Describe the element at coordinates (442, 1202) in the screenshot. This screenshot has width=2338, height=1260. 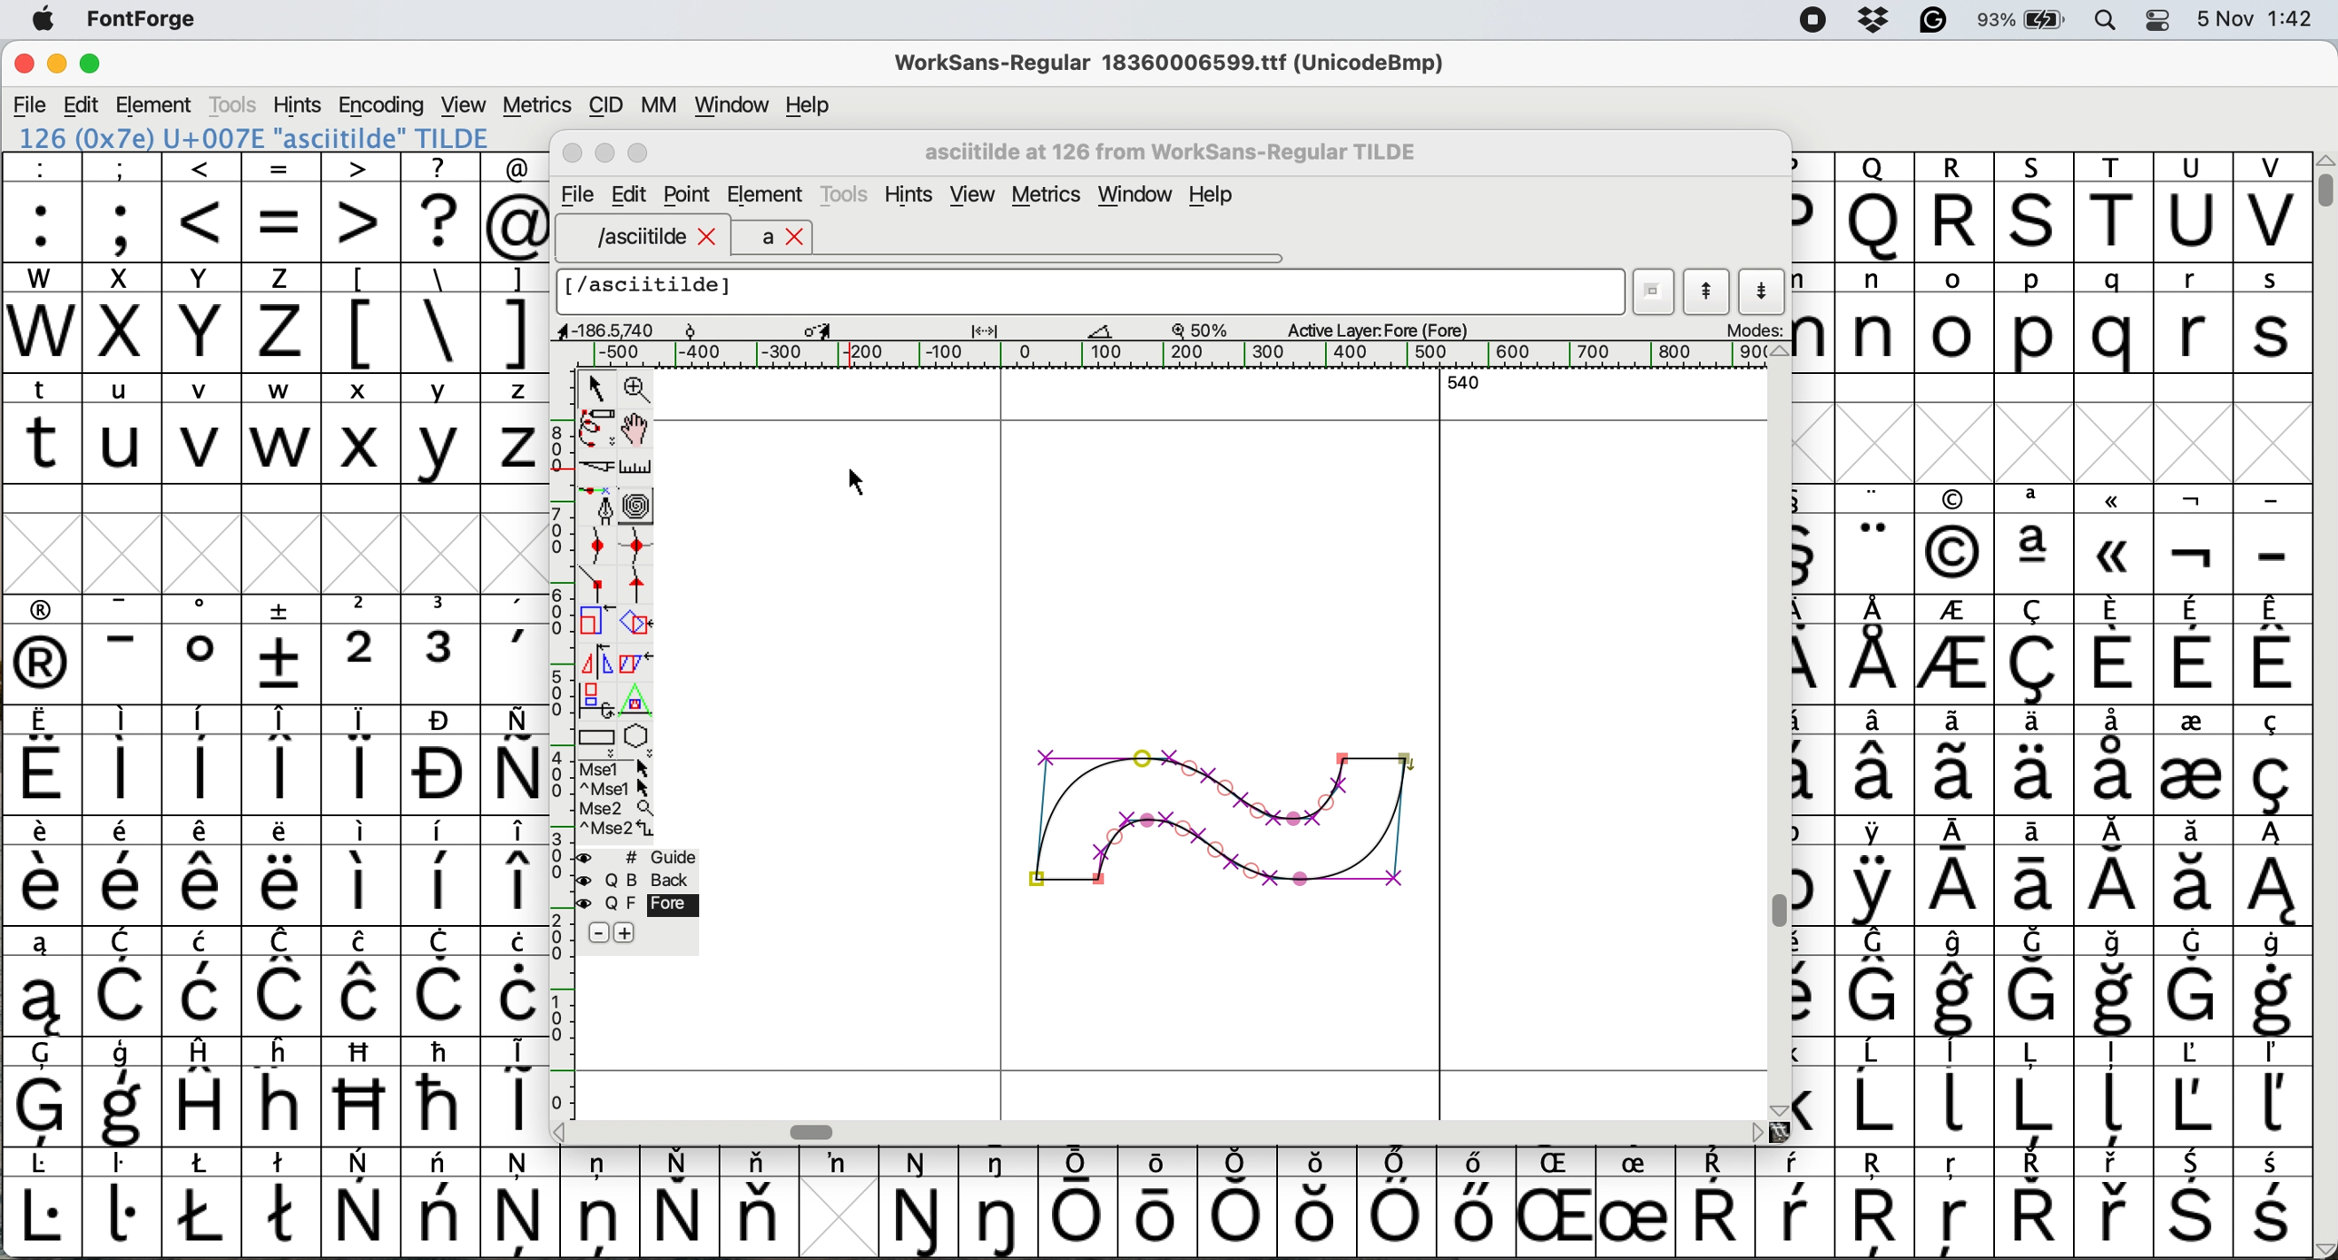
I see `symbol` at that location.